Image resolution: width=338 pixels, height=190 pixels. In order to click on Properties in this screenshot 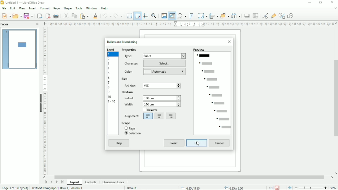, I will do `click(129, 50)`.